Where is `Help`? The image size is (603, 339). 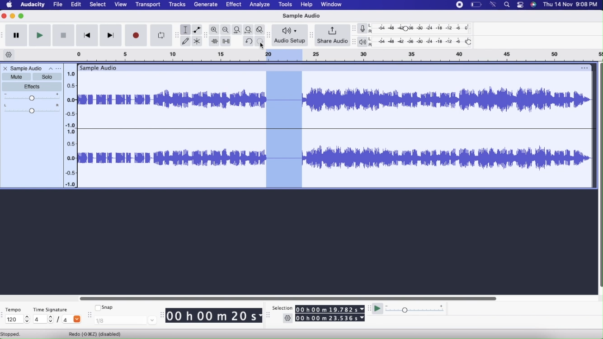
Help is located at coordinates (308, 5).